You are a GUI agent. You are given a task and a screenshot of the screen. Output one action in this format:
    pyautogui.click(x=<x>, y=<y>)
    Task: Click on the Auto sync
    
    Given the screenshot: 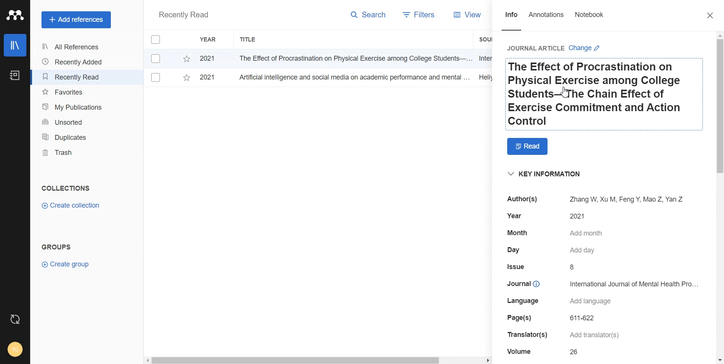 What is the action you would take?
    pyautogui.click(x=14, y=319)
    